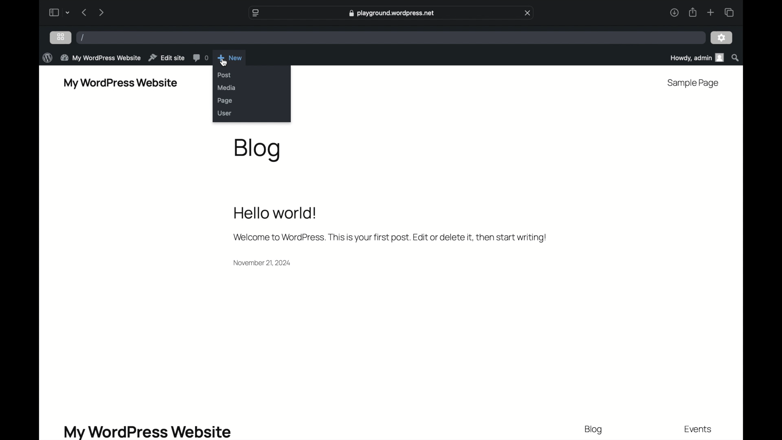  What do you see at coordinates (696, 57) in the screenshot?
I see `howdy, admin` at bounding box center [696, 57].